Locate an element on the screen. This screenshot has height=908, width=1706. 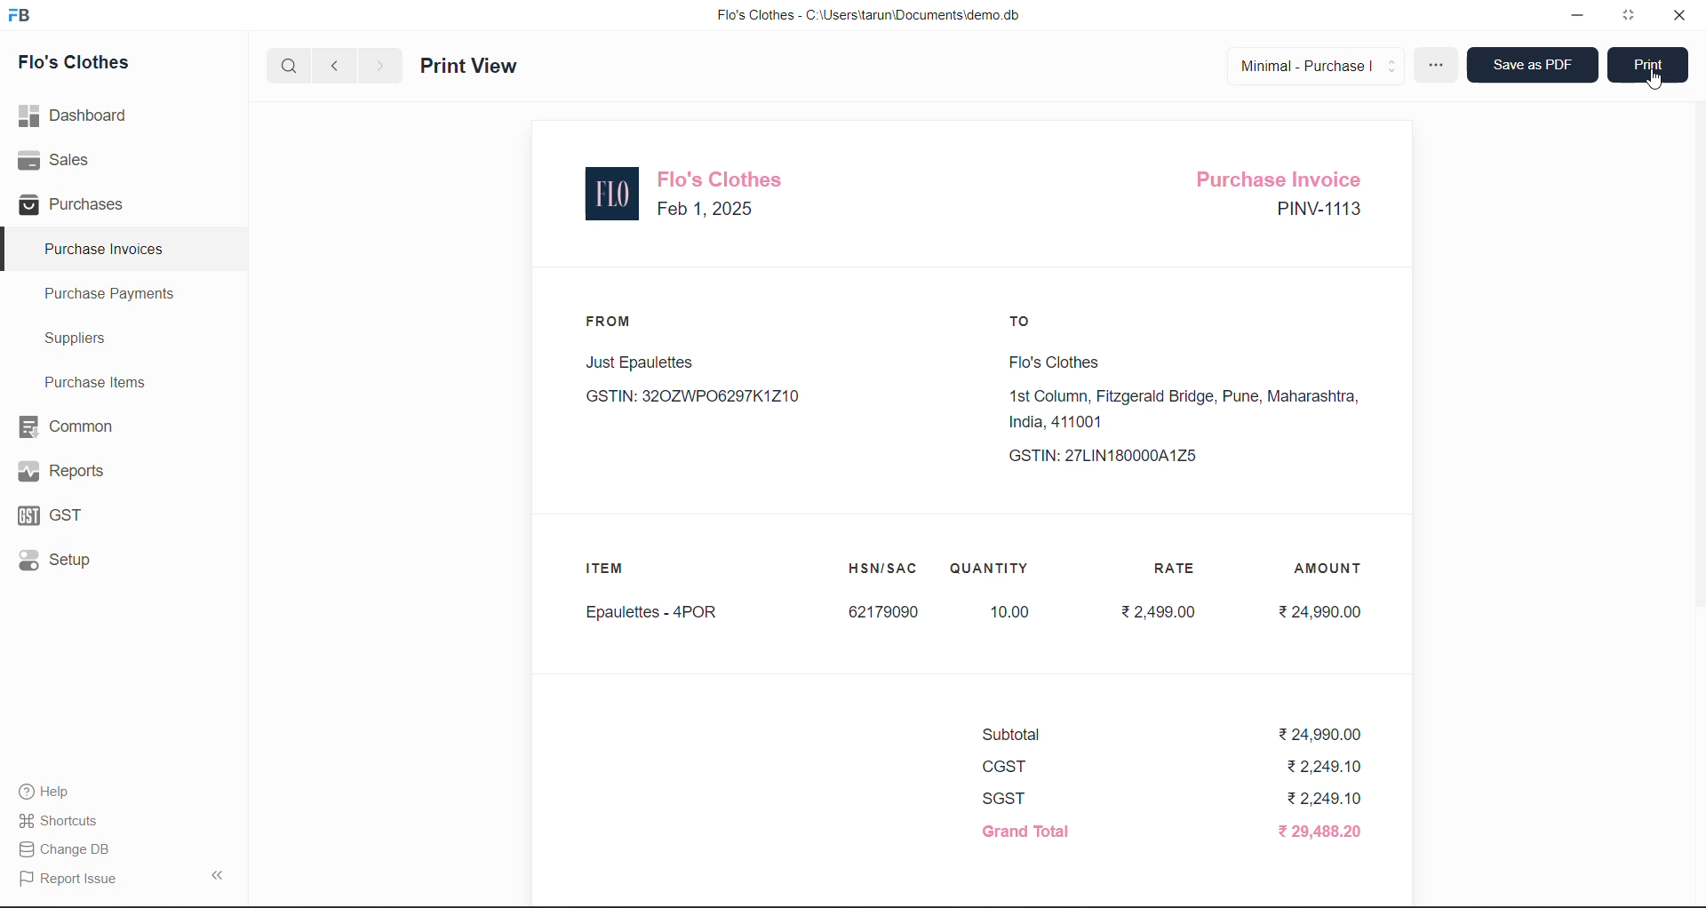
Grand Total ₹ 29,488.20 is located at coordinates (1178, 831).